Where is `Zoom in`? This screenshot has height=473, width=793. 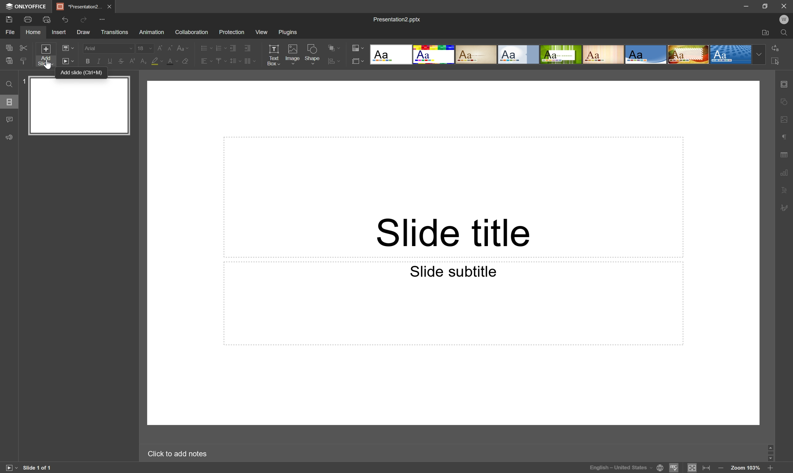
Zoom in is located at coordinates (771, 467).